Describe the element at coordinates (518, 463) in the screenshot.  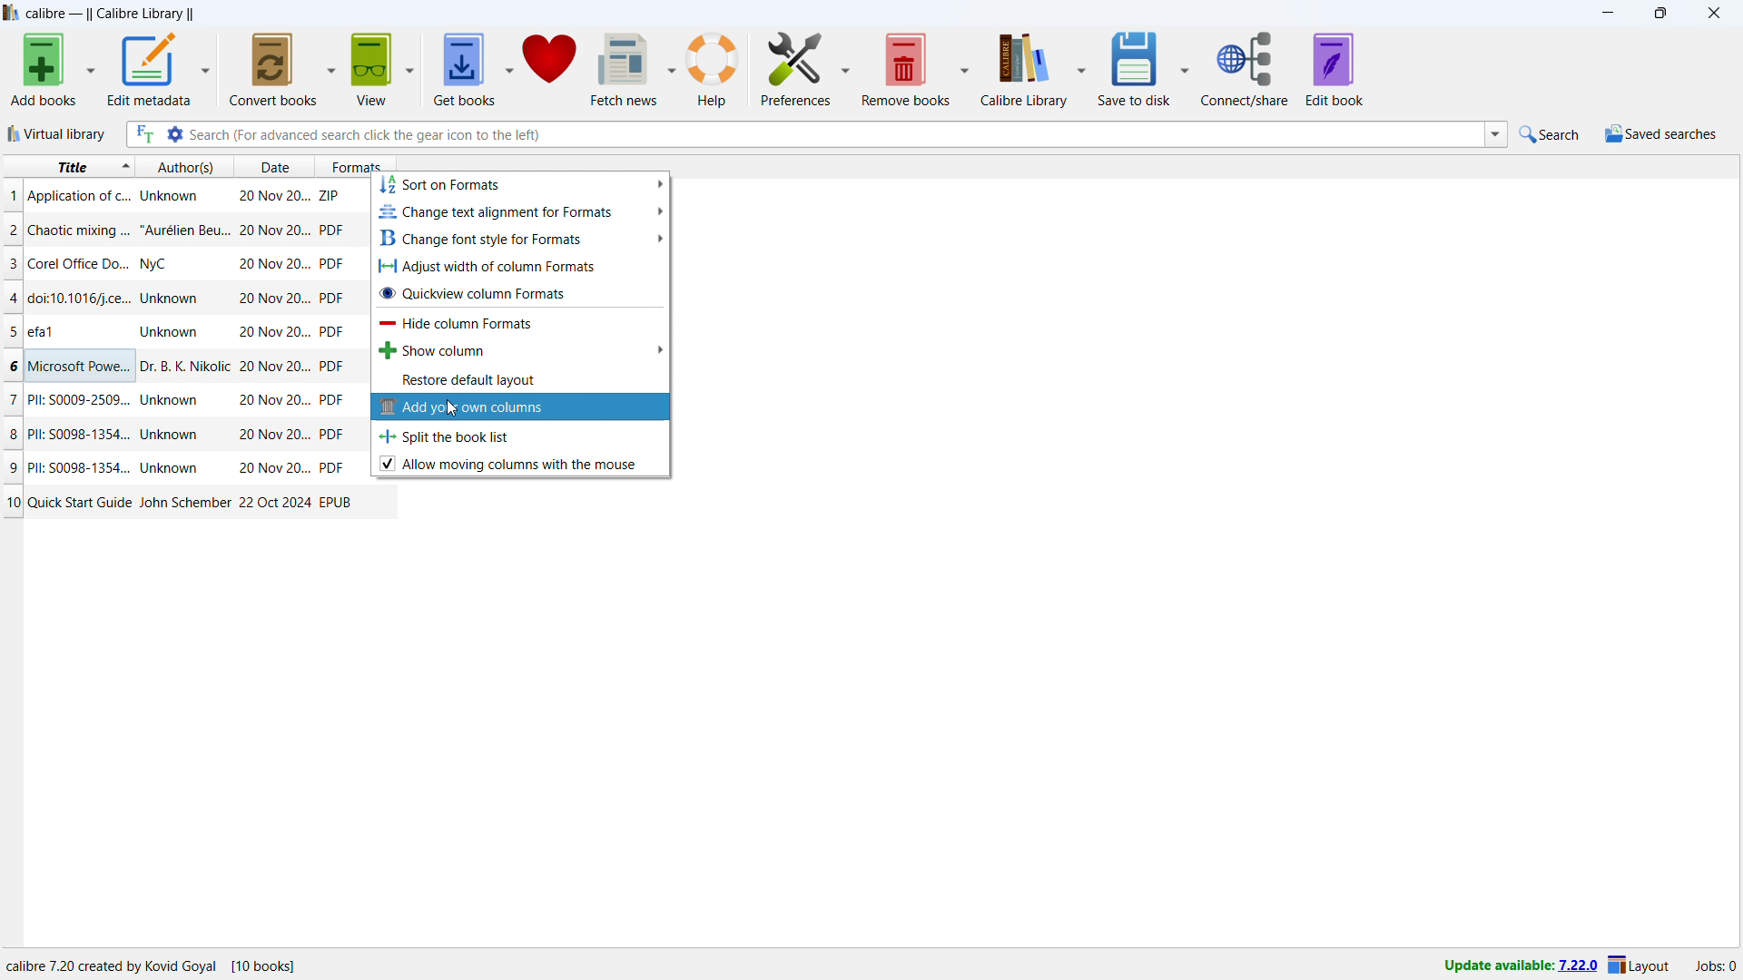
I see `alllow moving collumns with mouse` at that location.